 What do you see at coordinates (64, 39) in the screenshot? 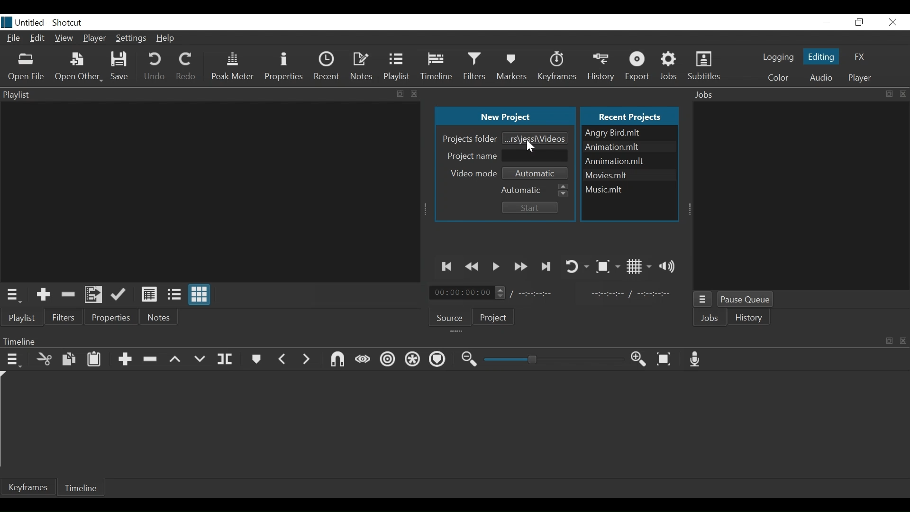
I see `View` at bounding box center [64, 39].